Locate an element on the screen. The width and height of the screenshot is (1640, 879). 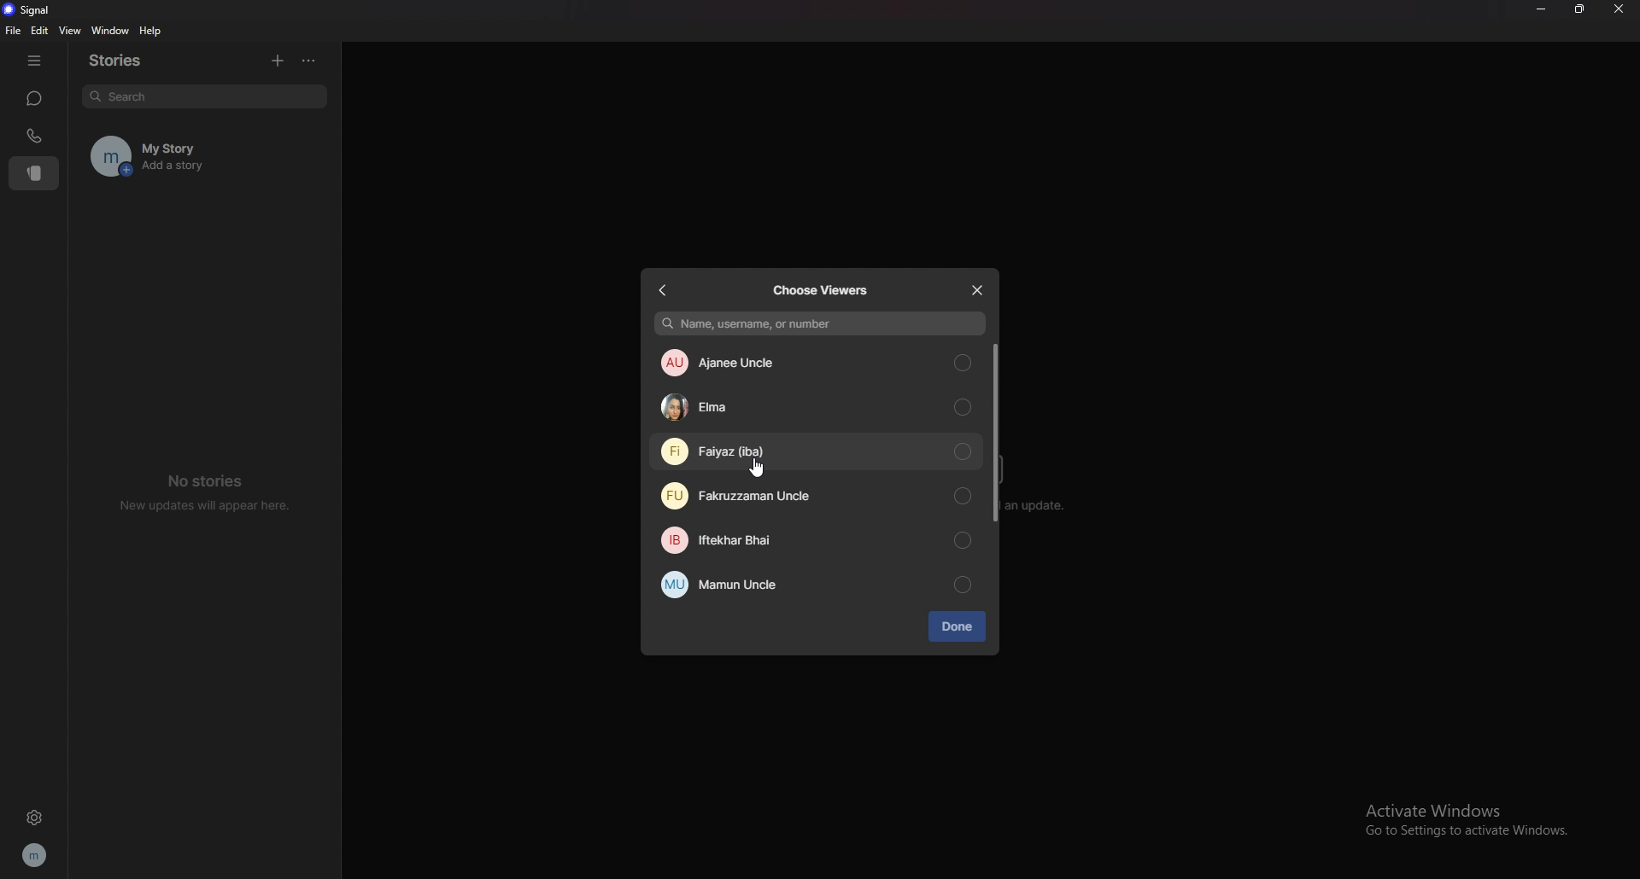
close is located at coordinates (979, 290).